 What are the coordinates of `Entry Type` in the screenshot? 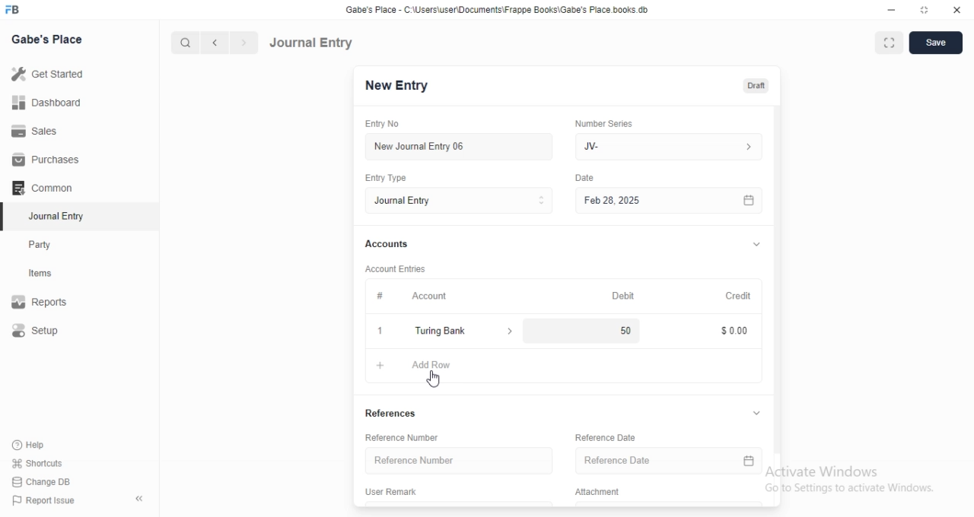 It's located at (391, 177).